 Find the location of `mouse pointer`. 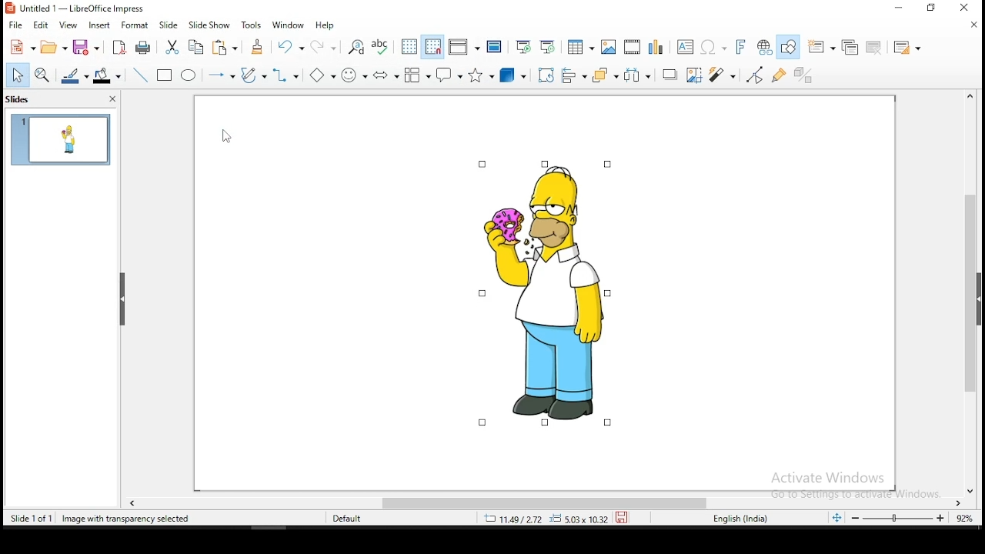

mouse pointer is located at coordinates (224, 141).